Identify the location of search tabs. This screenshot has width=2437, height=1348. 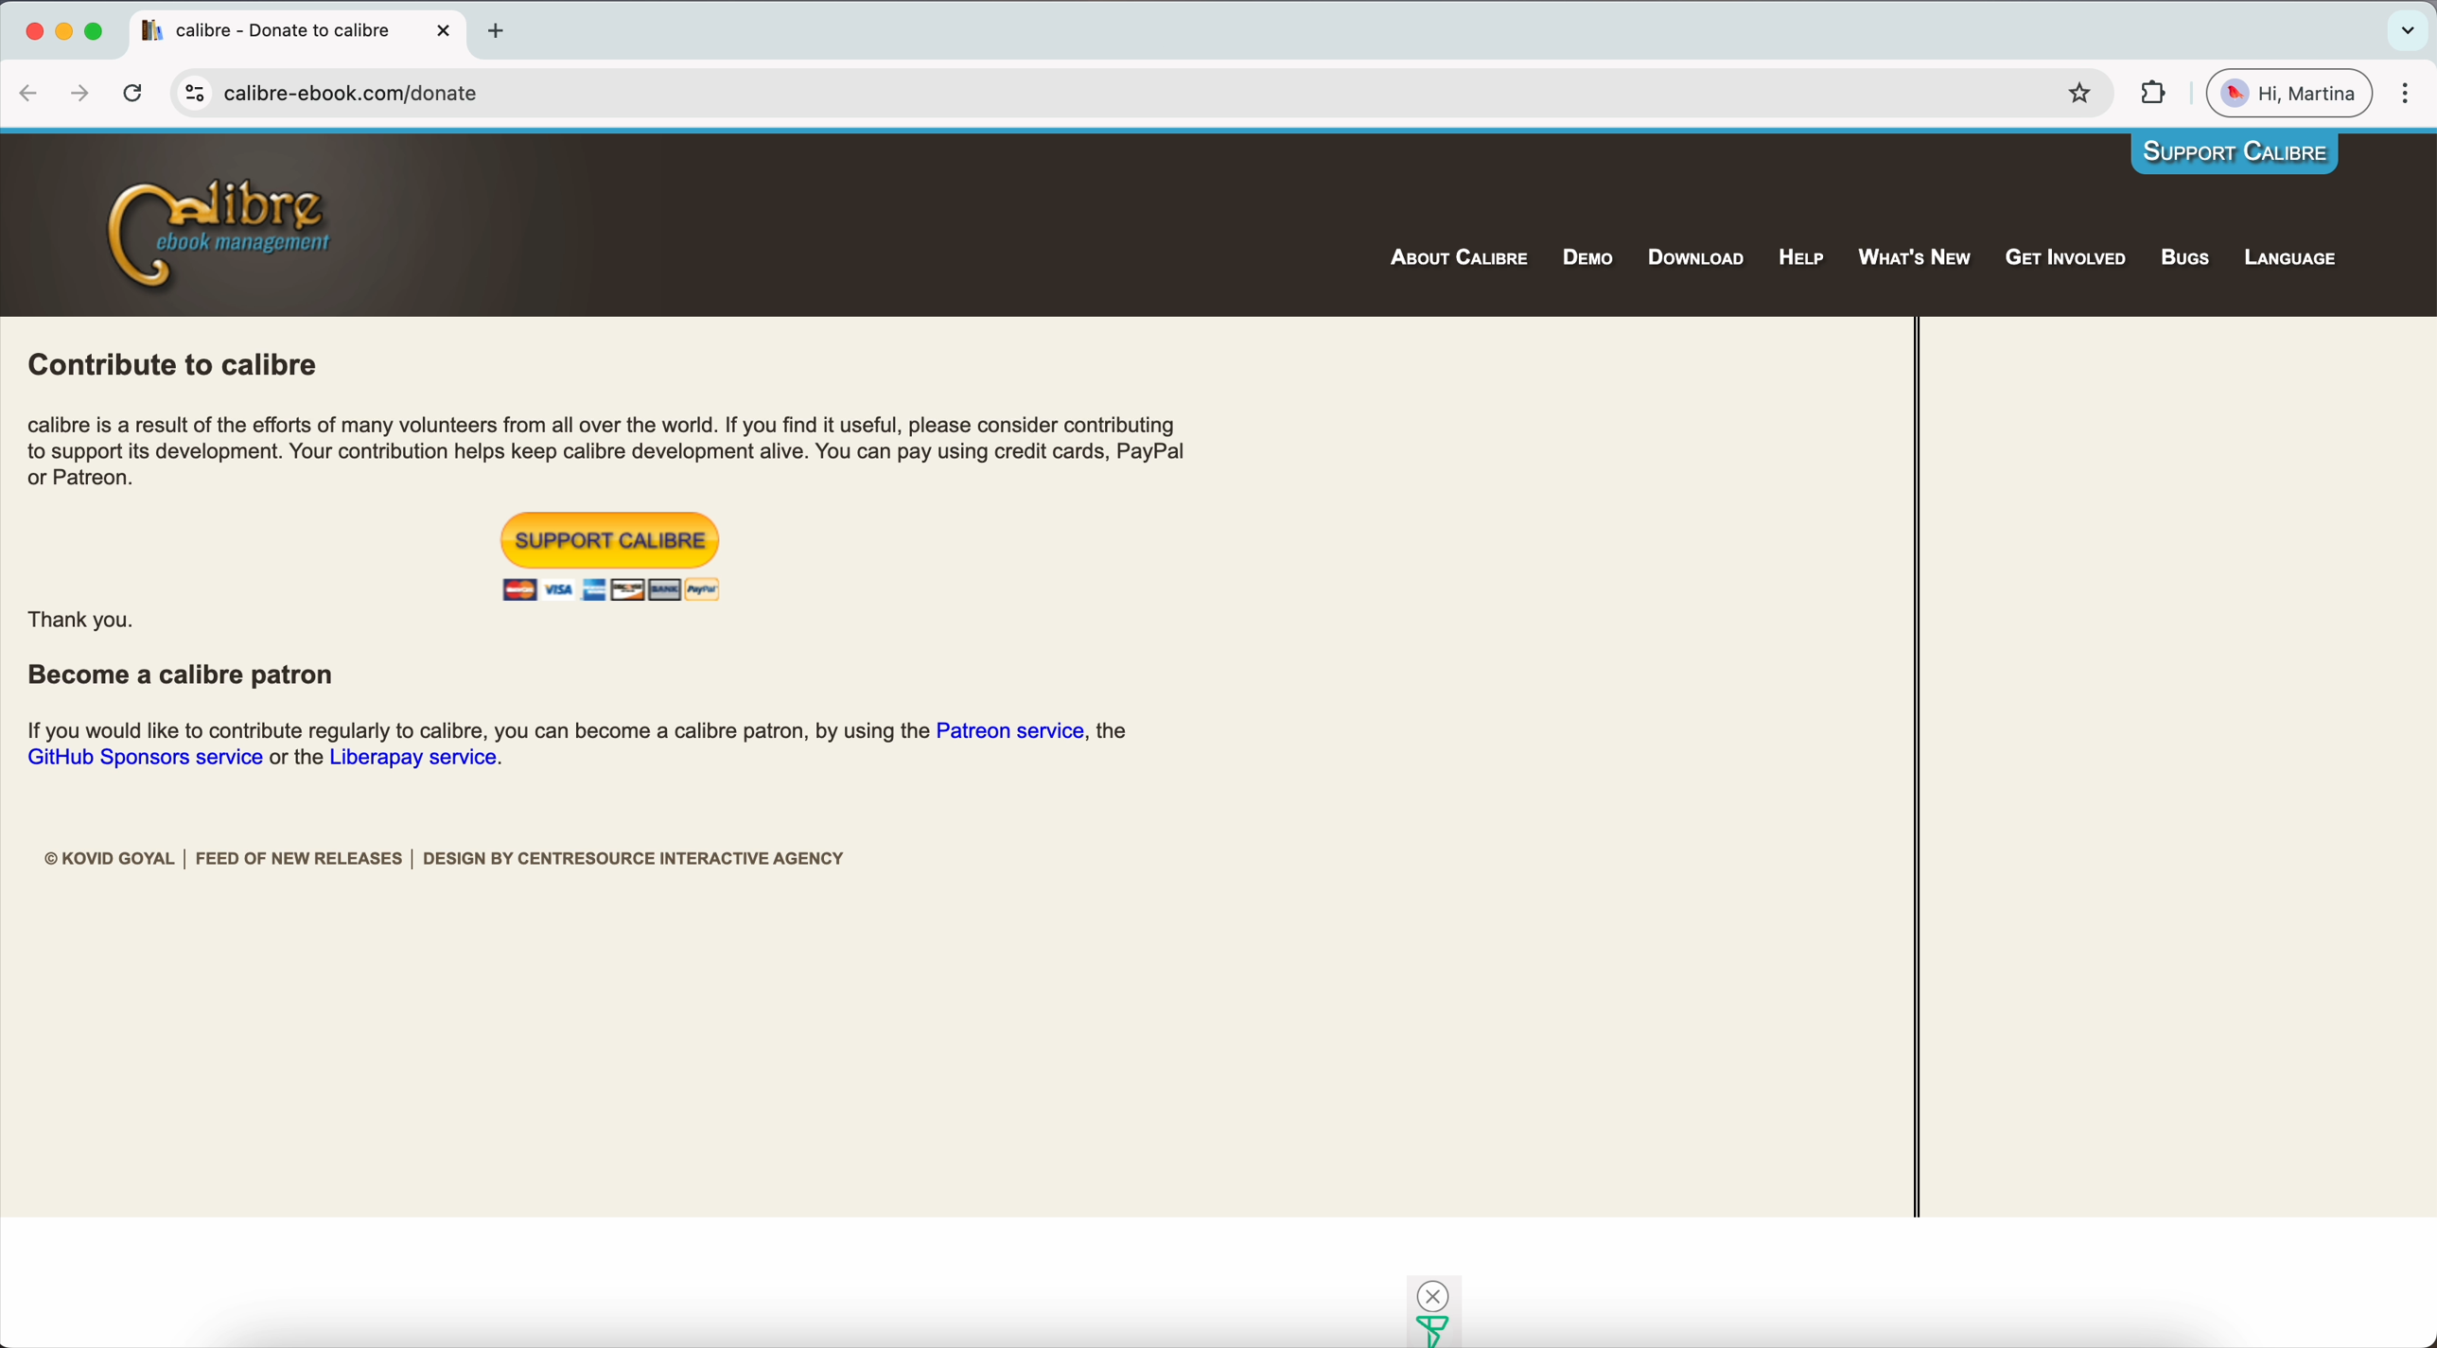
(2404, 29).